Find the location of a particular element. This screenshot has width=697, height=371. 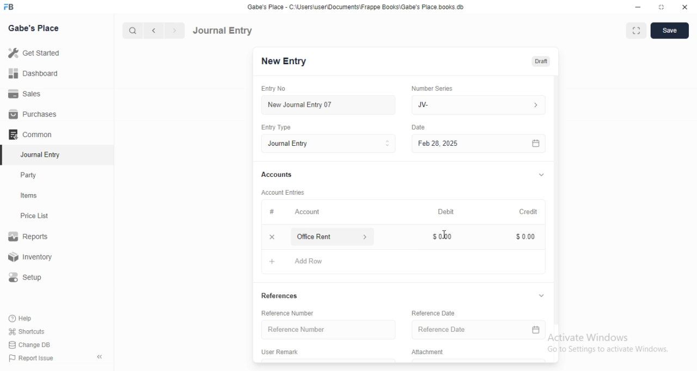

‘Reference Date is located at coordinates (433, 314).